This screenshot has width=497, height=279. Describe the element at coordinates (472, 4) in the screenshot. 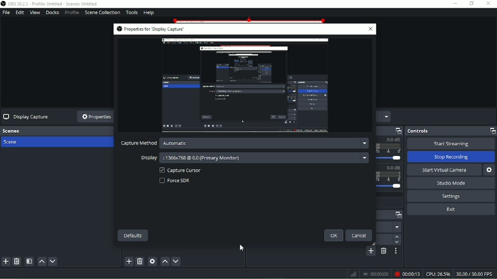

I see `Restore down` at that location.